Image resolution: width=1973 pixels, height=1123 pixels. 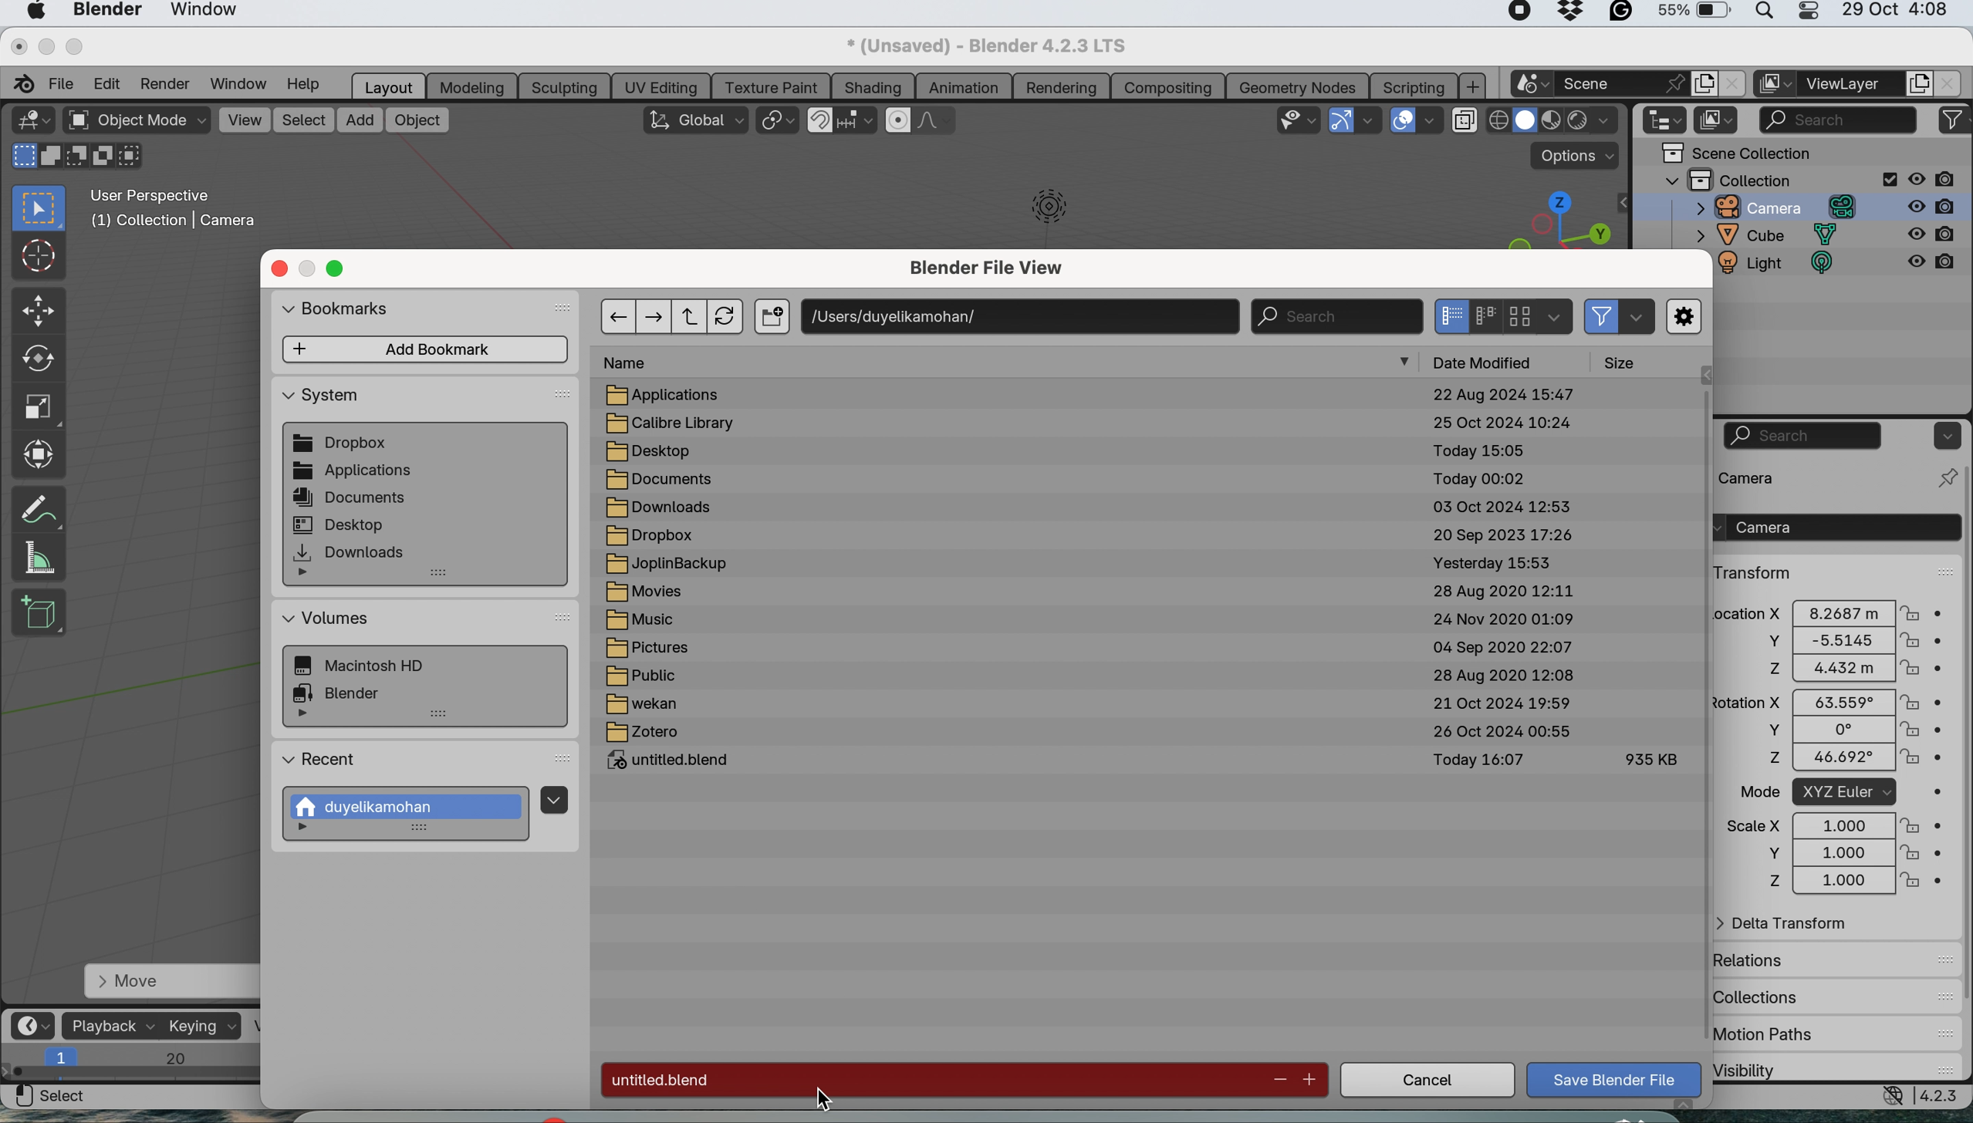 I want to click on control center, so click(x=1806, y=13).